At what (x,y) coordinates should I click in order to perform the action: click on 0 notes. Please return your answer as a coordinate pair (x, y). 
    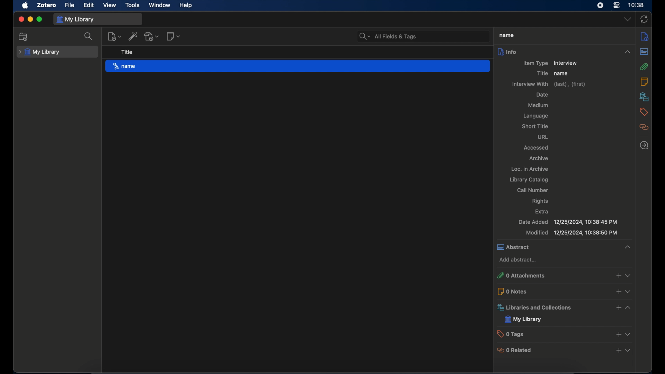
    Looking at the image, I should click on (514, 292).